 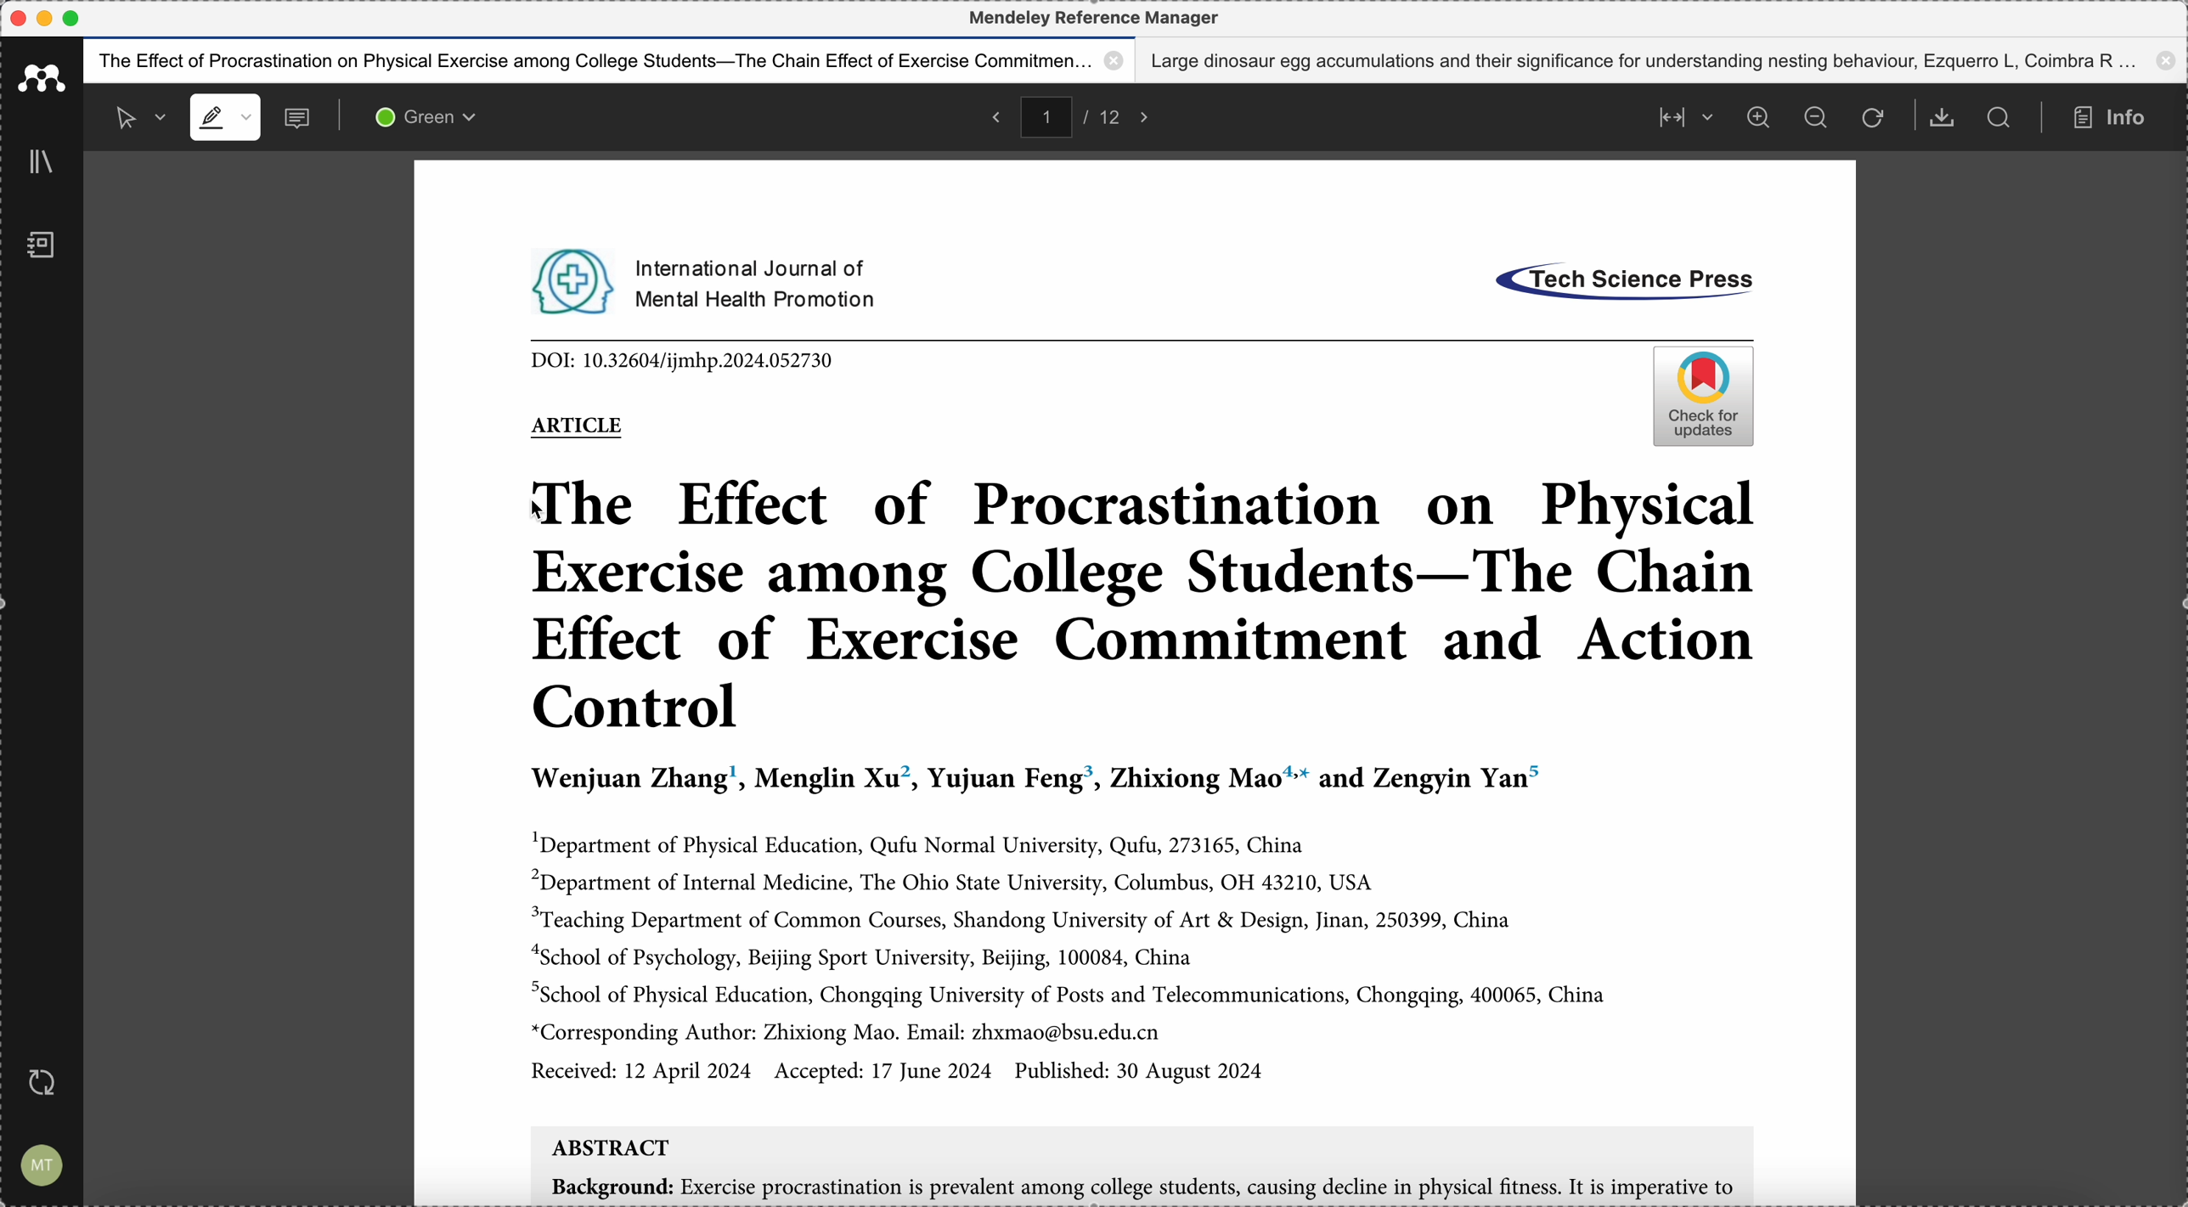 What do you see at coordinates (132, 116) in the screenshot?
I see `selected mode` at bounding box center [132, 116].